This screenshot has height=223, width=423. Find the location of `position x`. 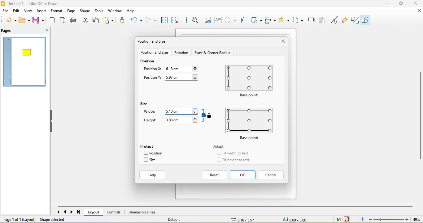

position x is located at coordinates (152, 69).